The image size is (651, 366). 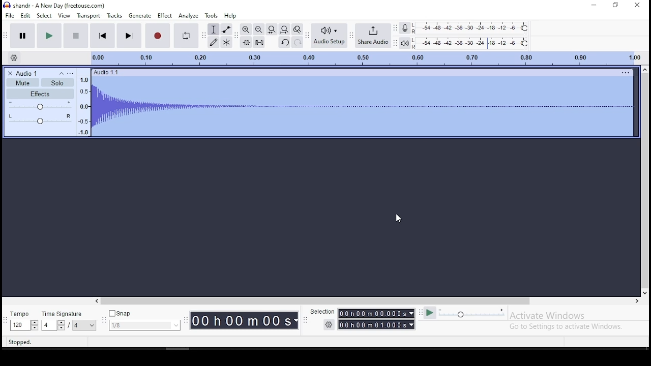 I want to click on scroll bar, so click(x=644, y=180).